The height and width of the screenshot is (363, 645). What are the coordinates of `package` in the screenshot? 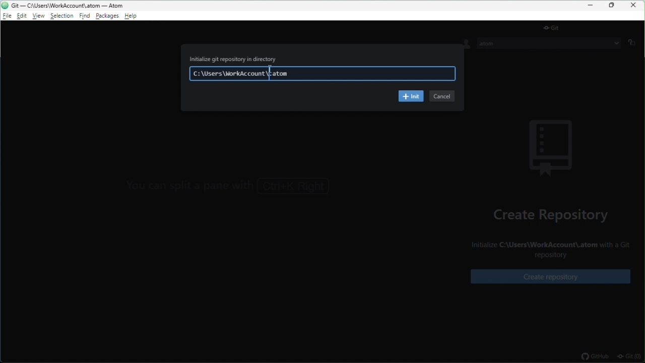 It's located at (107, 16).